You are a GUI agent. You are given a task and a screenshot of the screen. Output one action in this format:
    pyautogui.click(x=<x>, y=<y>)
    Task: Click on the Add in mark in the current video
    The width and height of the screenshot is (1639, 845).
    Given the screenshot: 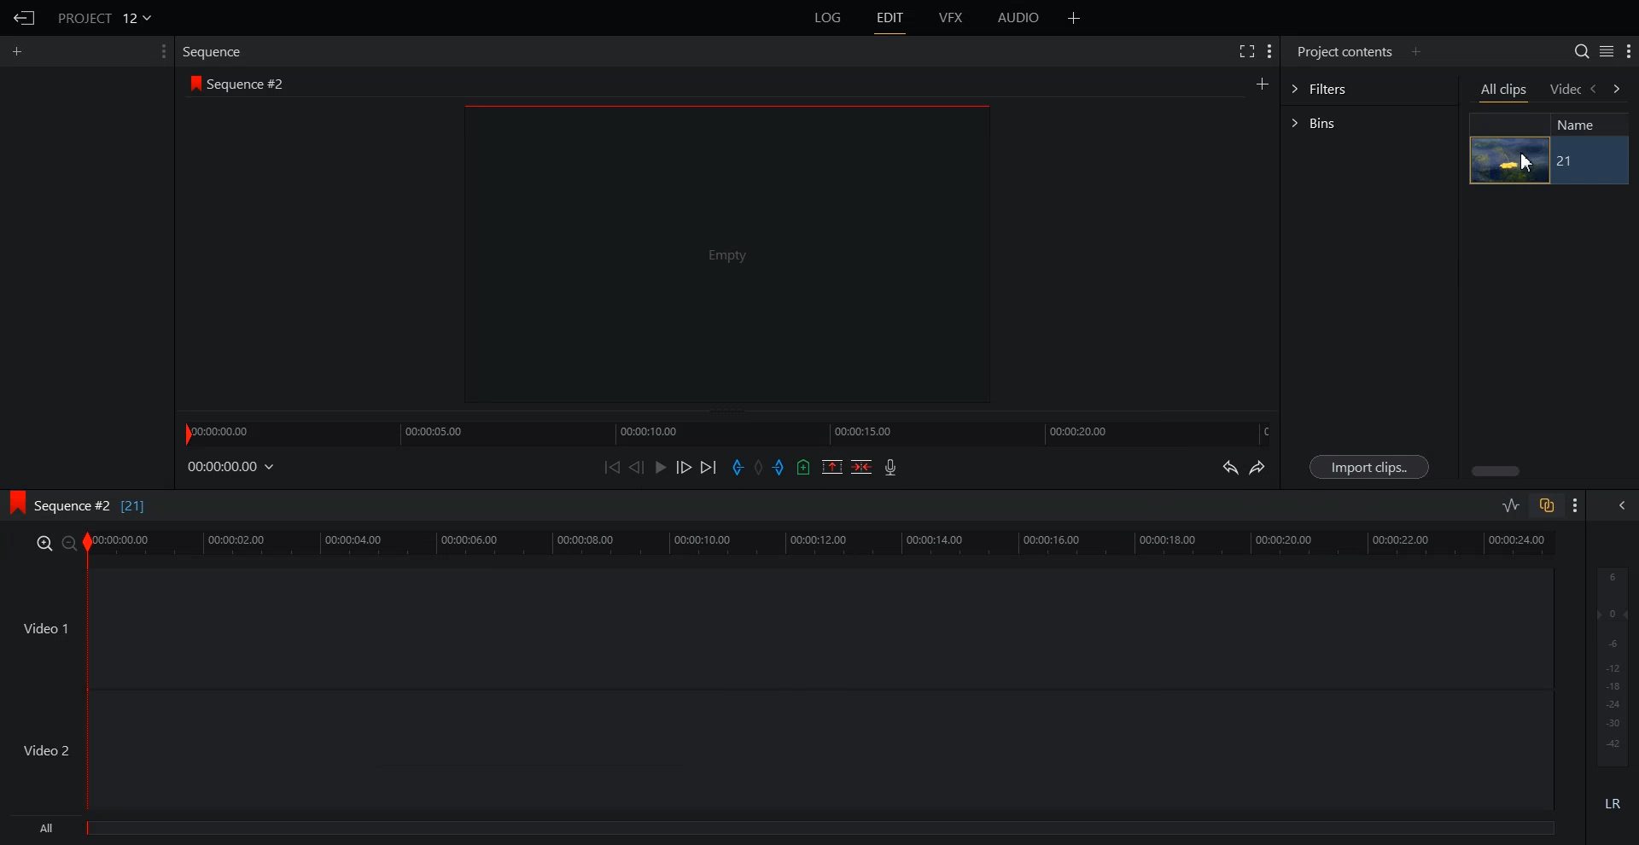 What is the action you would take?
    pyautogui.click(x=738, y=468)
    